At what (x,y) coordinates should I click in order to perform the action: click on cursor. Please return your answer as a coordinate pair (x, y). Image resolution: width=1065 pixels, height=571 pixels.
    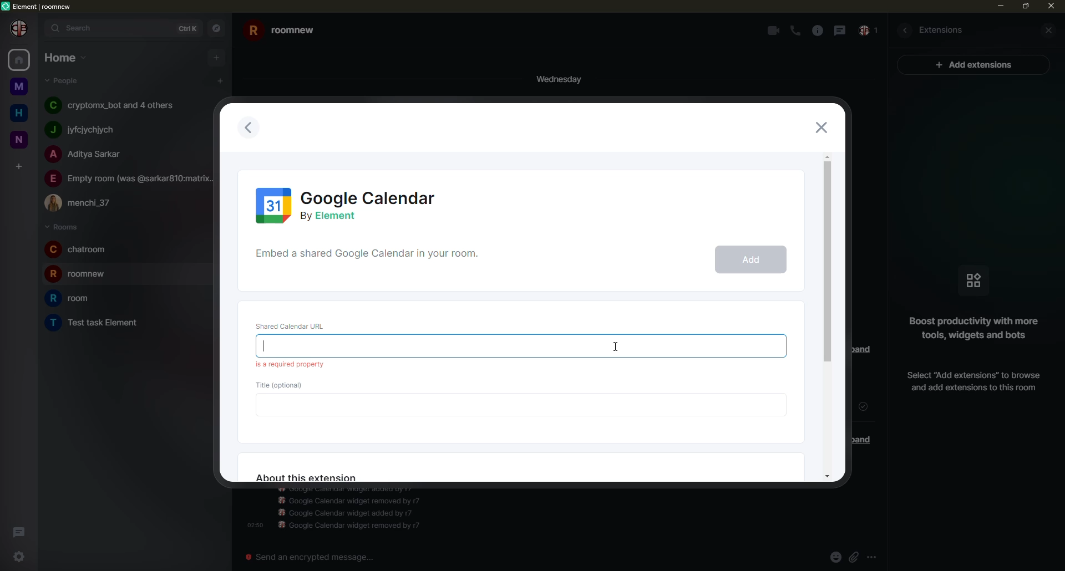
    Looking at the image, I should click on (616, 339).